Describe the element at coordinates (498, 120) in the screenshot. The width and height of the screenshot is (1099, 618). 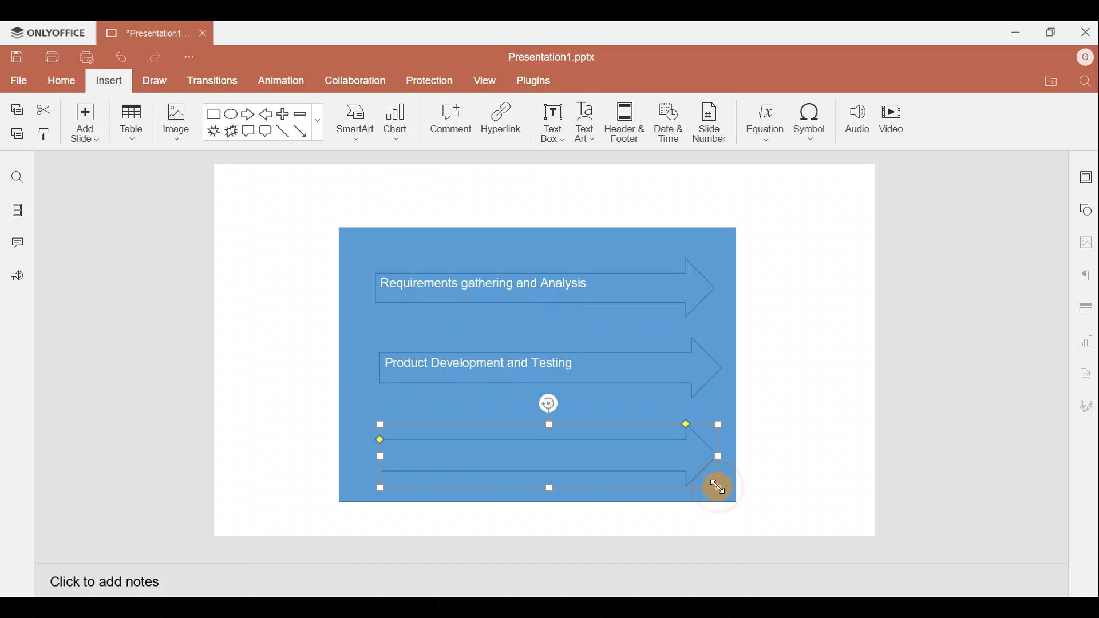
I see `Hyperlink` at that location.